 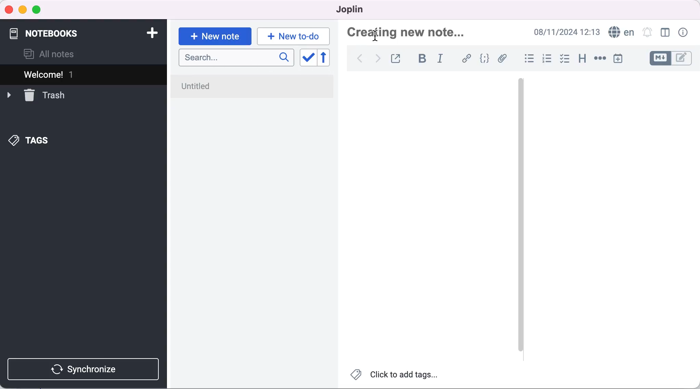 I want to click on trash, so click(x=44, y=96).